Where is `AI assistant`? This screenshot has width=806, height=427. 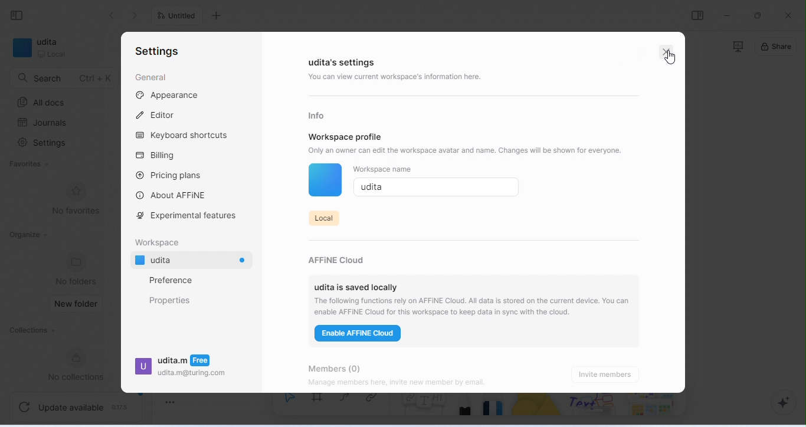 AI assistant is located at coordinates (779, 403).